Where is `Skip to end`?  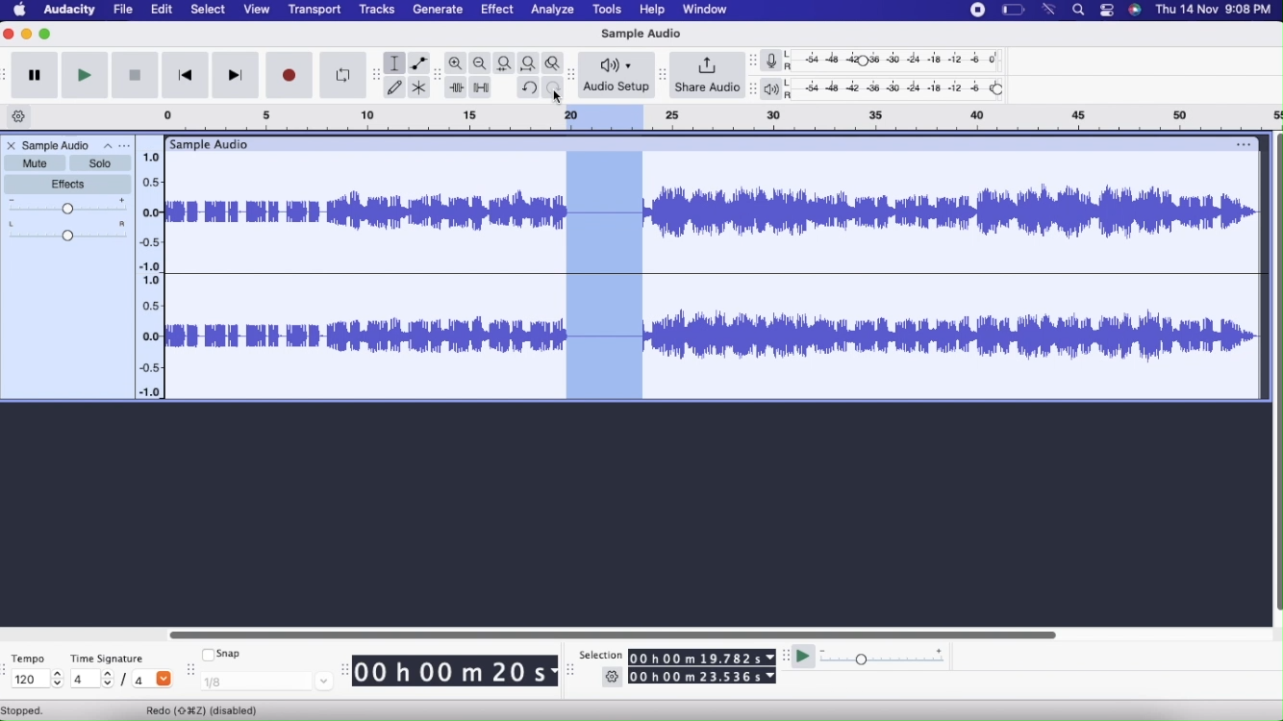
Skip to end is located at coordinates (238, 76).